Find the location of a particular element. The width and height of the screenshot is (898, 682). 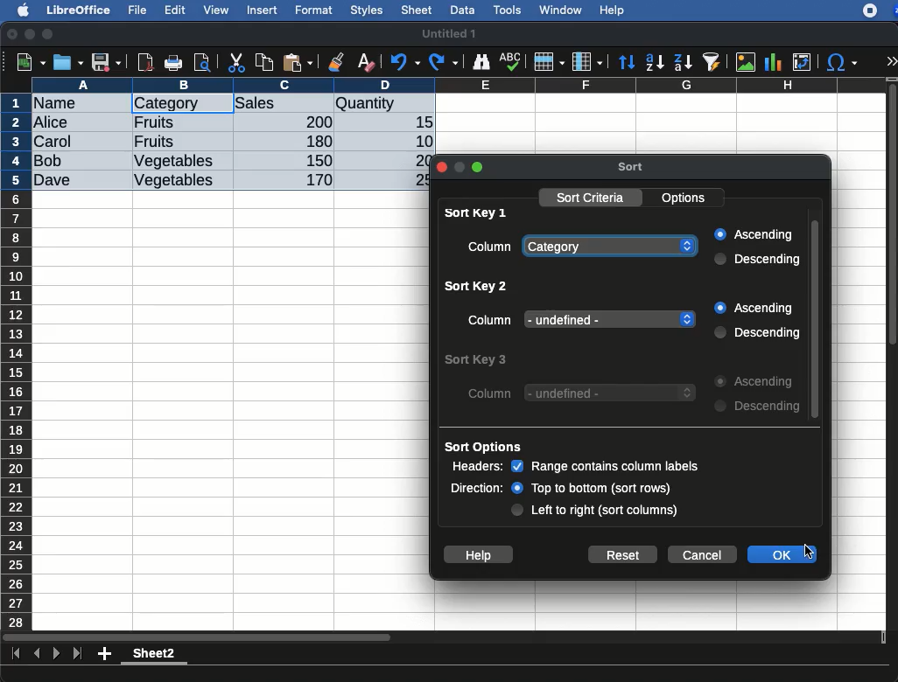

data is located at coordinates (462, 8).